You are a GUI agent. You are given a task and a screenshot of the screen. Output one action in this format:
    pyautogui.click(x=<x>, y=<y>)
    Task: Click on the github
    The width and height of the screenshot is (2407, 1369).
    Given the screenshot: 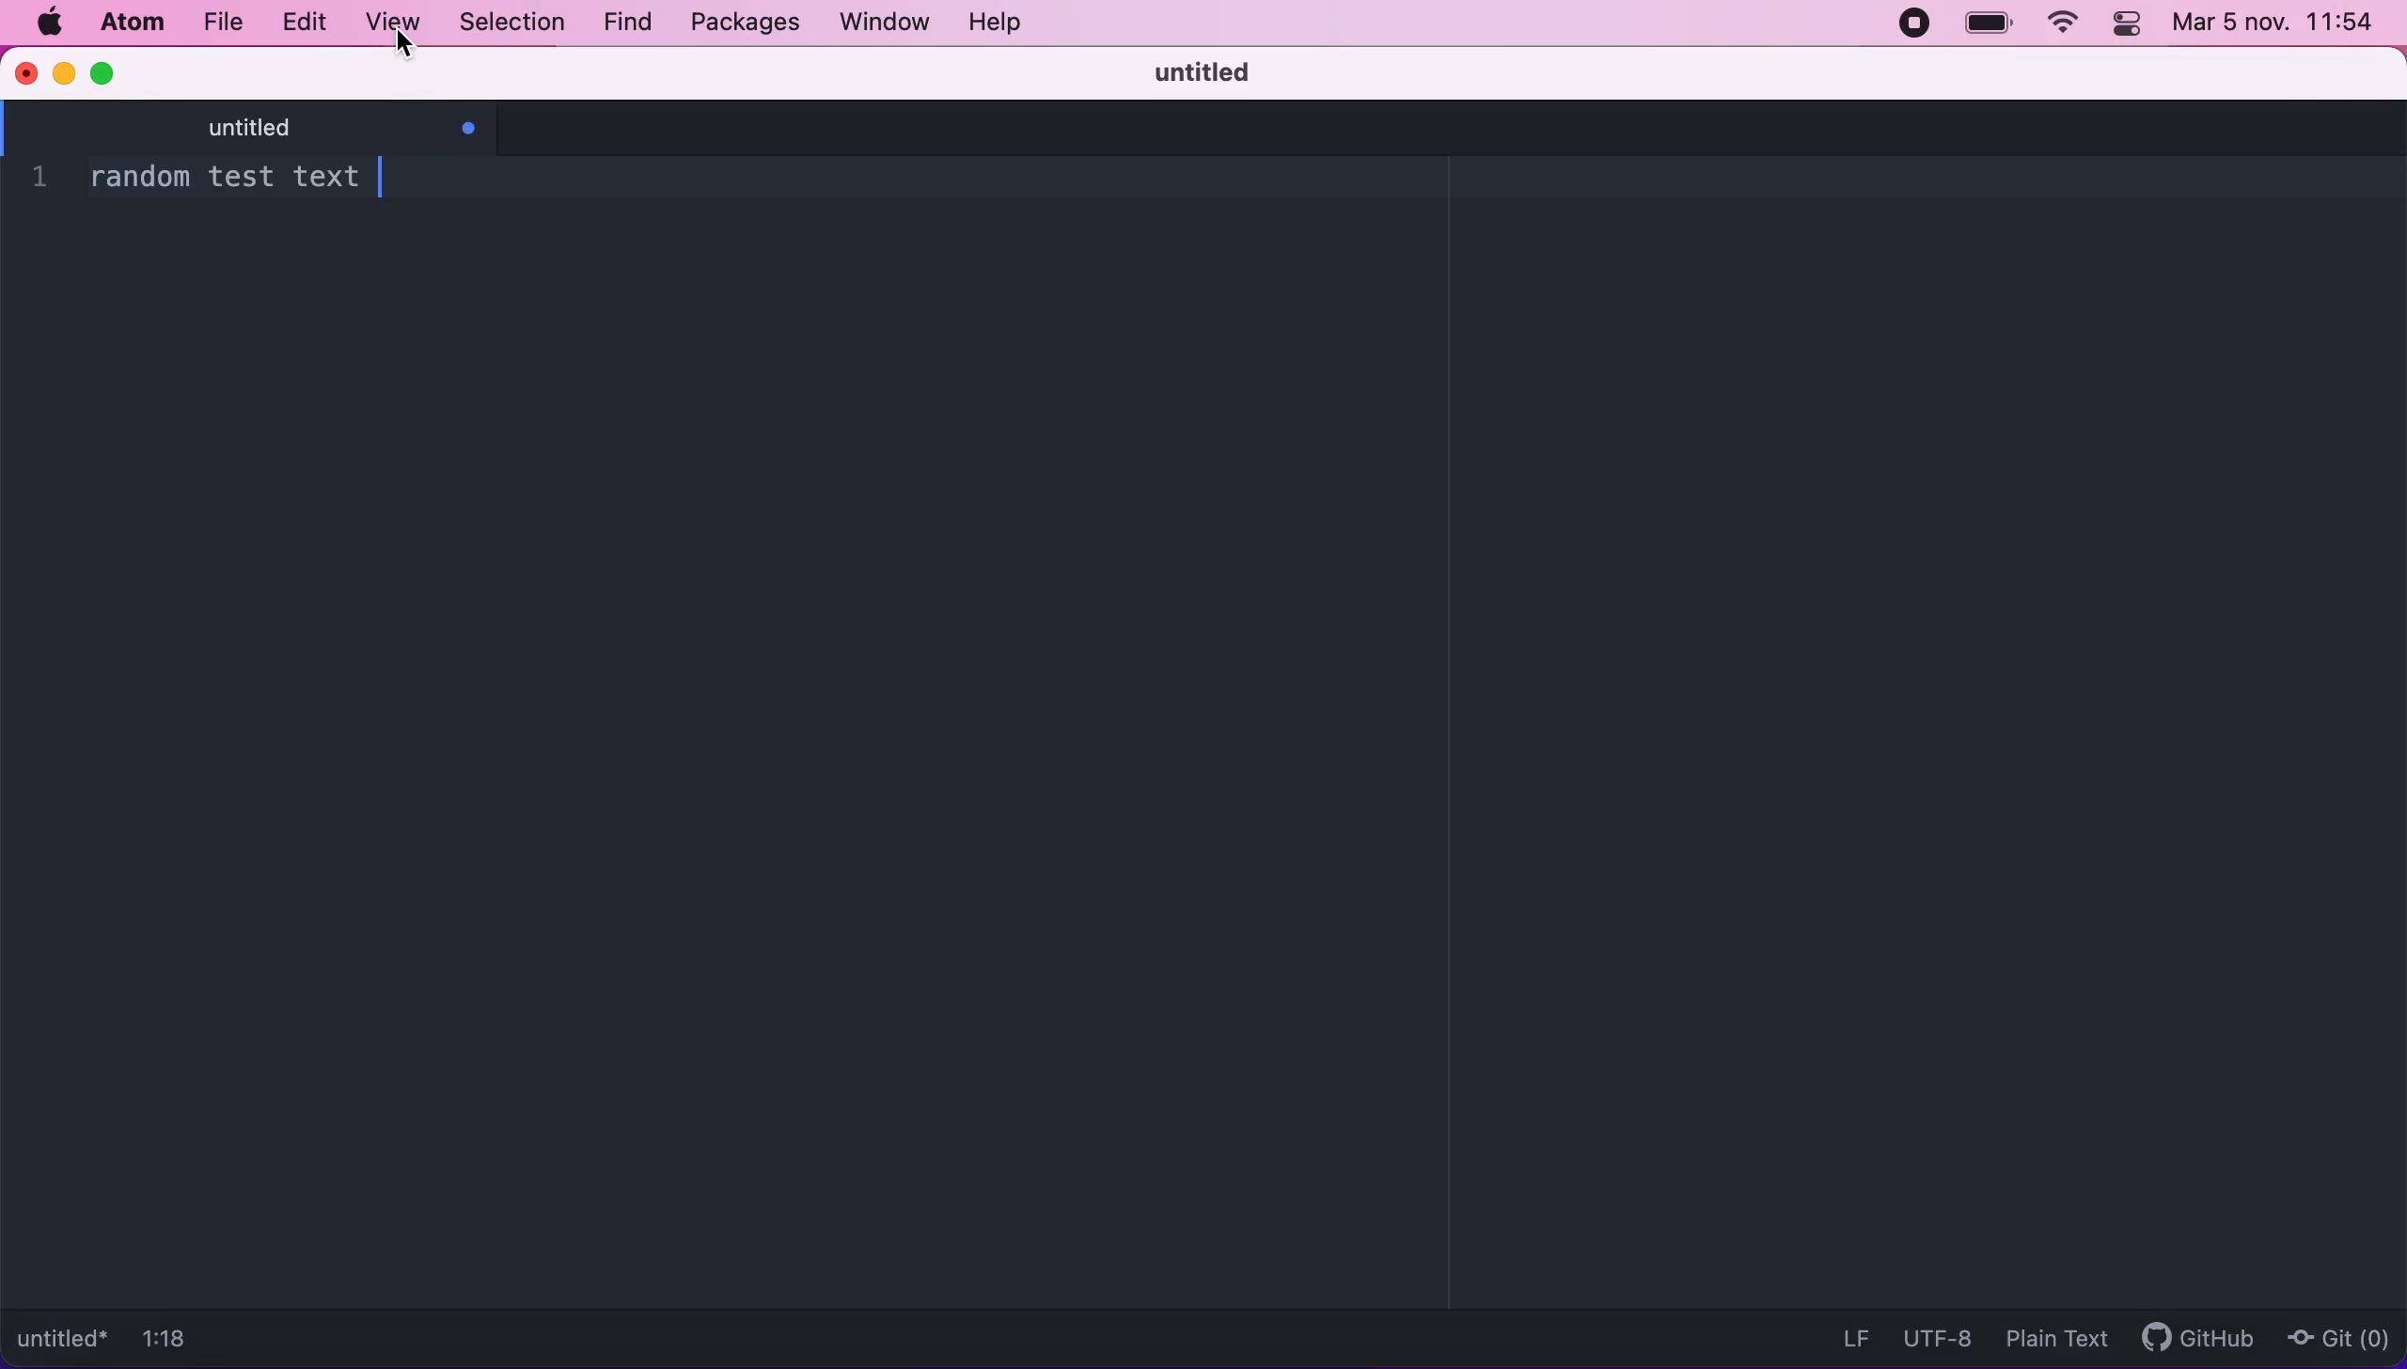 What is the action you would take?
    pyautogui.click(x=2189, y=1341)
    